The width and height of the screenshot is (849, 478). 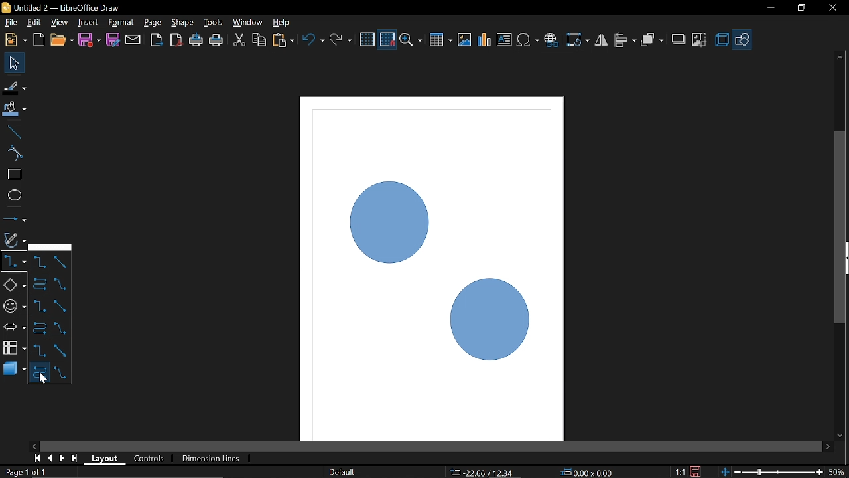 I want to click on Move up, so click(x=840, y=57).